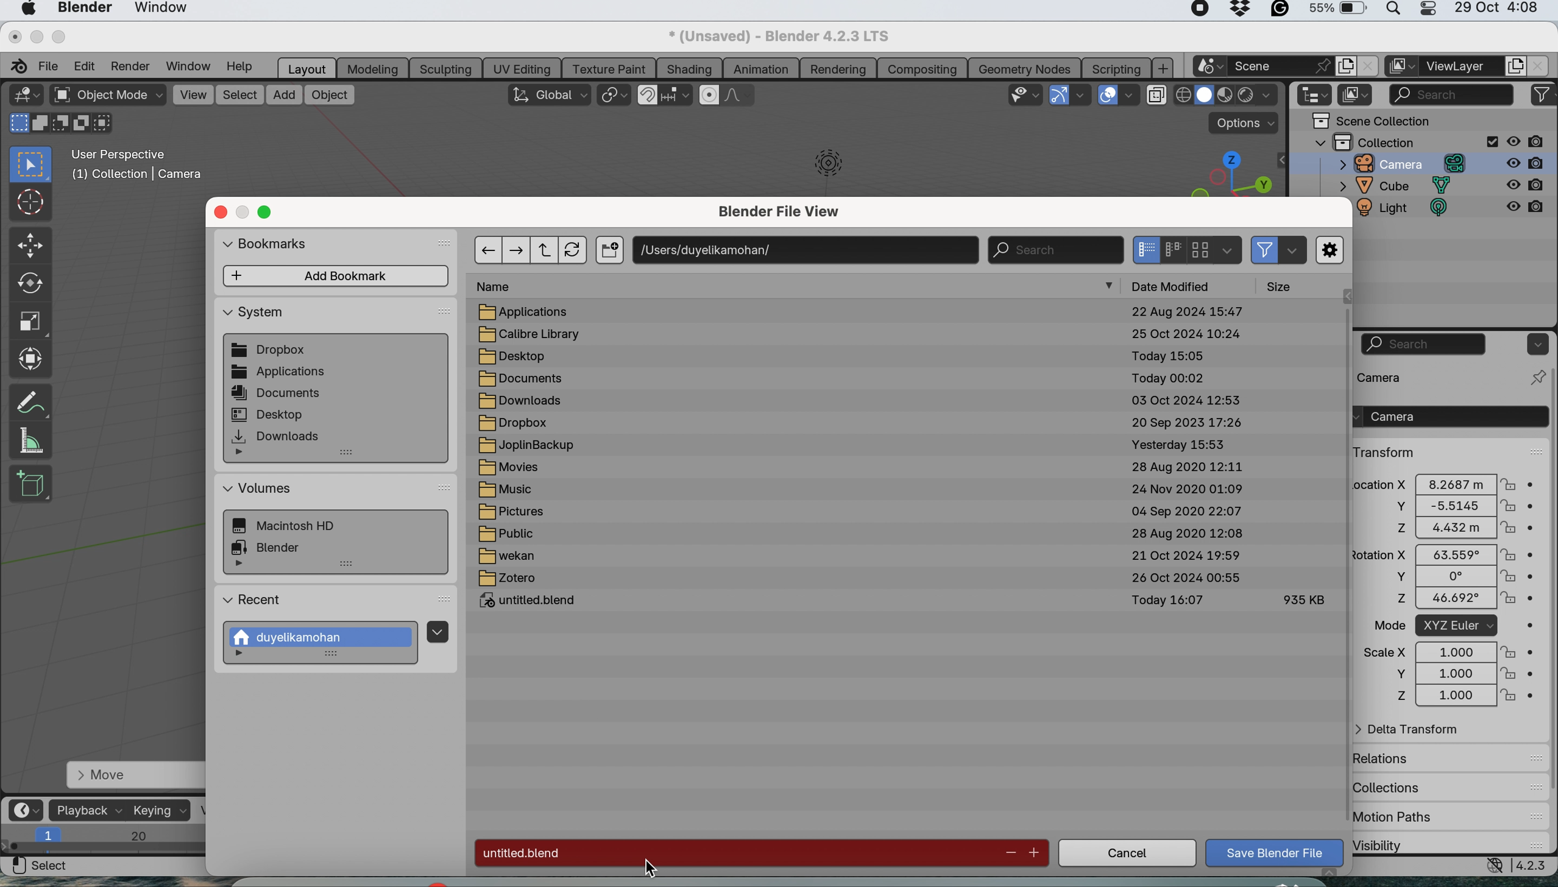  Describe the element at coordinates (1337, 11) in the screenshot. I see `battery` at that location.